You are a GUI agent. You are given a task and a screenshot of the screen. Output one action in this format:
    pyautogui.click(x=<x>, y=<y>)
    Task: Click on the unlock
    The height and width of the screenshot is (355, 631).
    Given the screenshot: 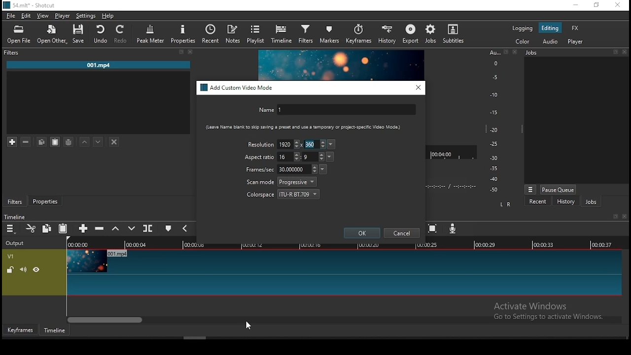 What is the action you would take?
    pyautogui.click(x=10, y=271)
    